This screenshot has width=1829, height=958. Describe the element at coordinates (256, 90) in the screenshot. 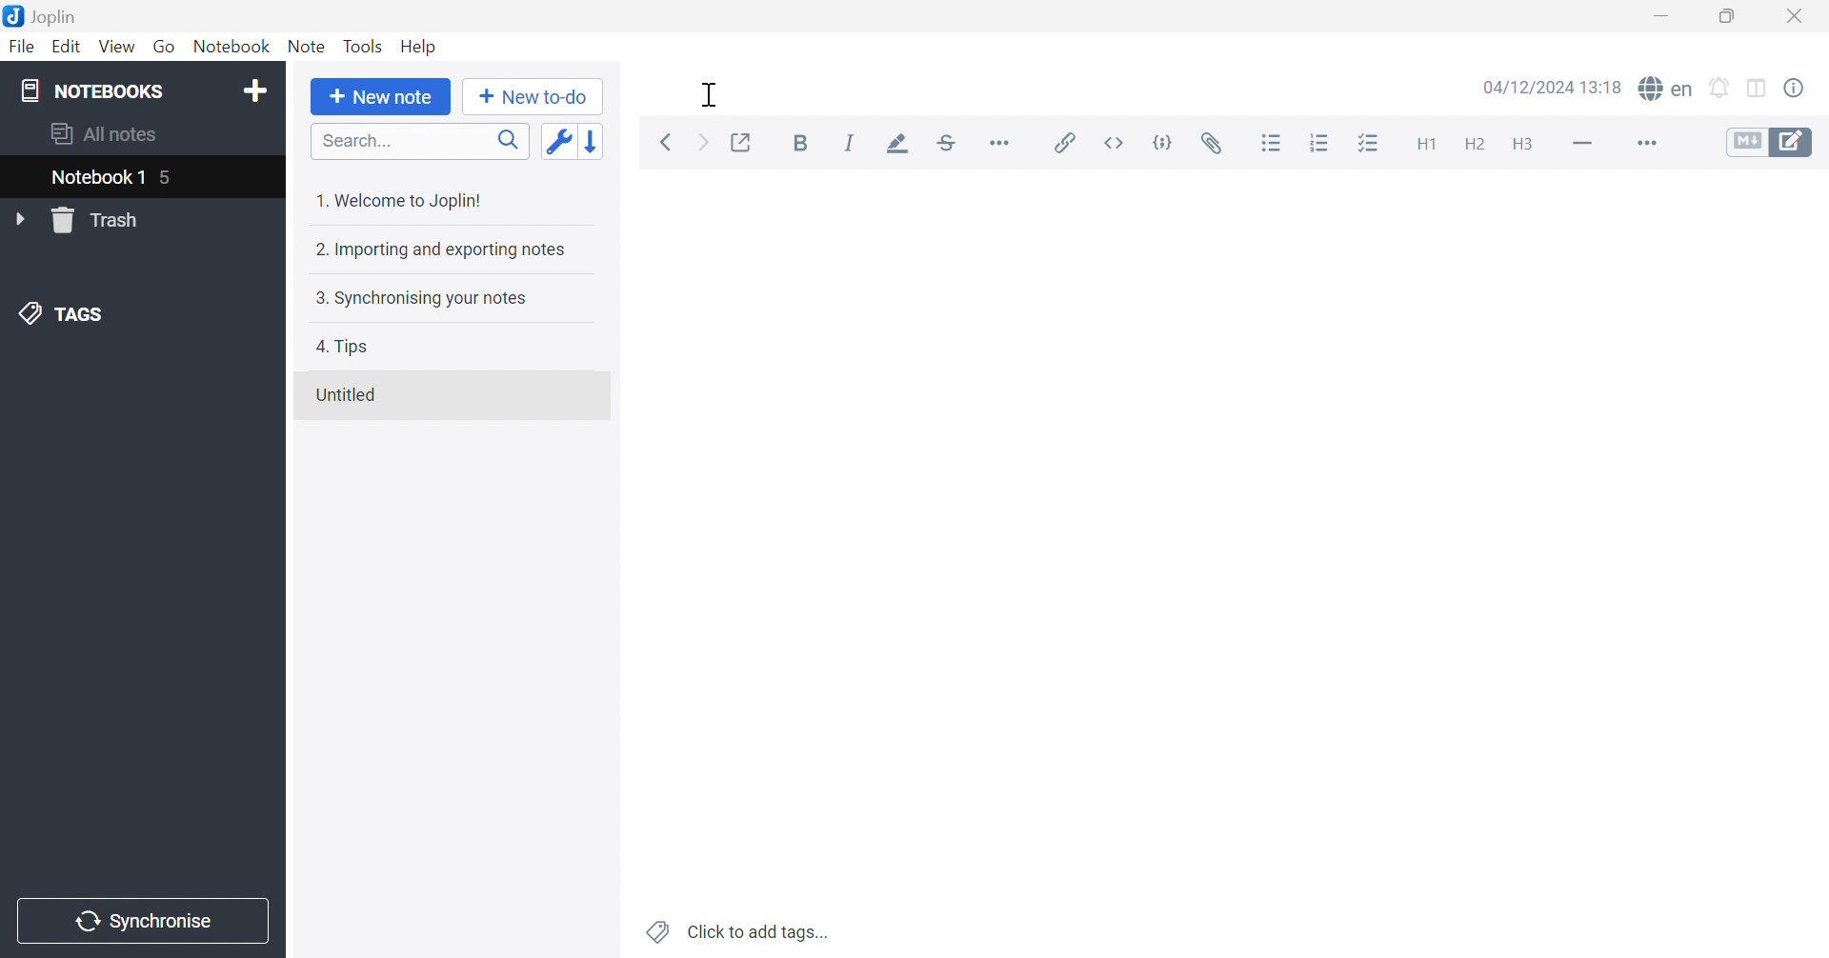

I see `Add notebook` at that location.